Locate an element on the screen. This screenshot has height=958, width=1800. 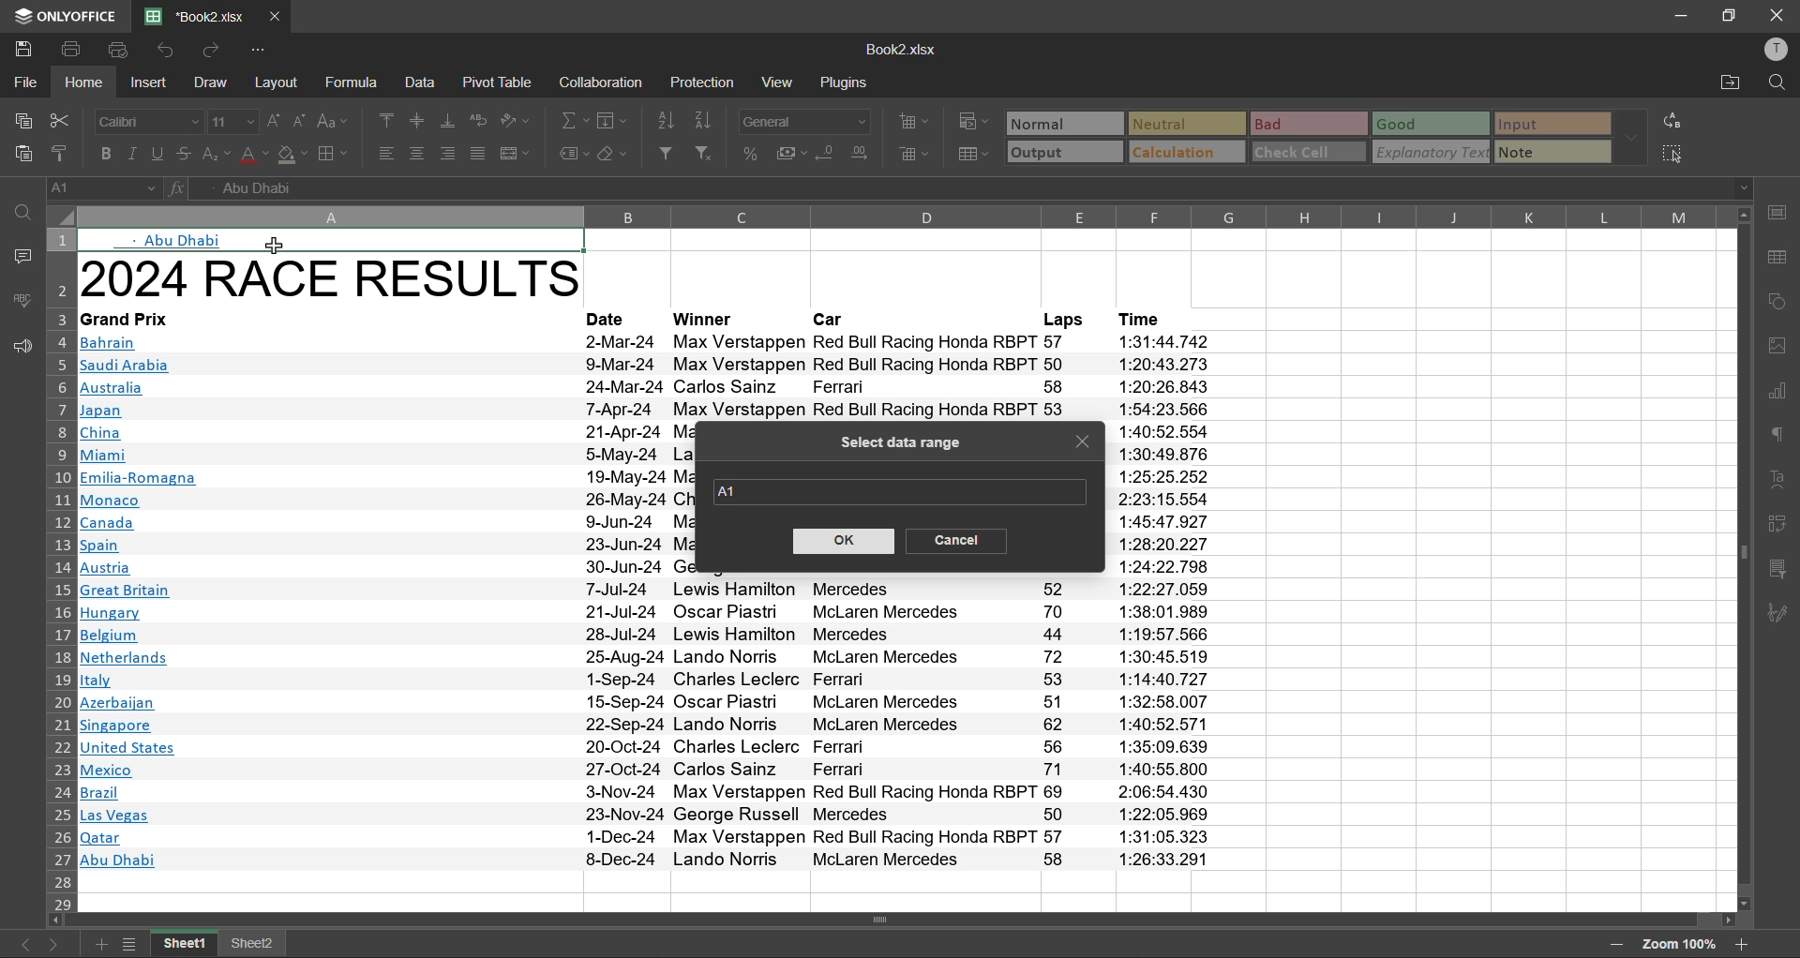
fill color is located at coordinates (289, 156).